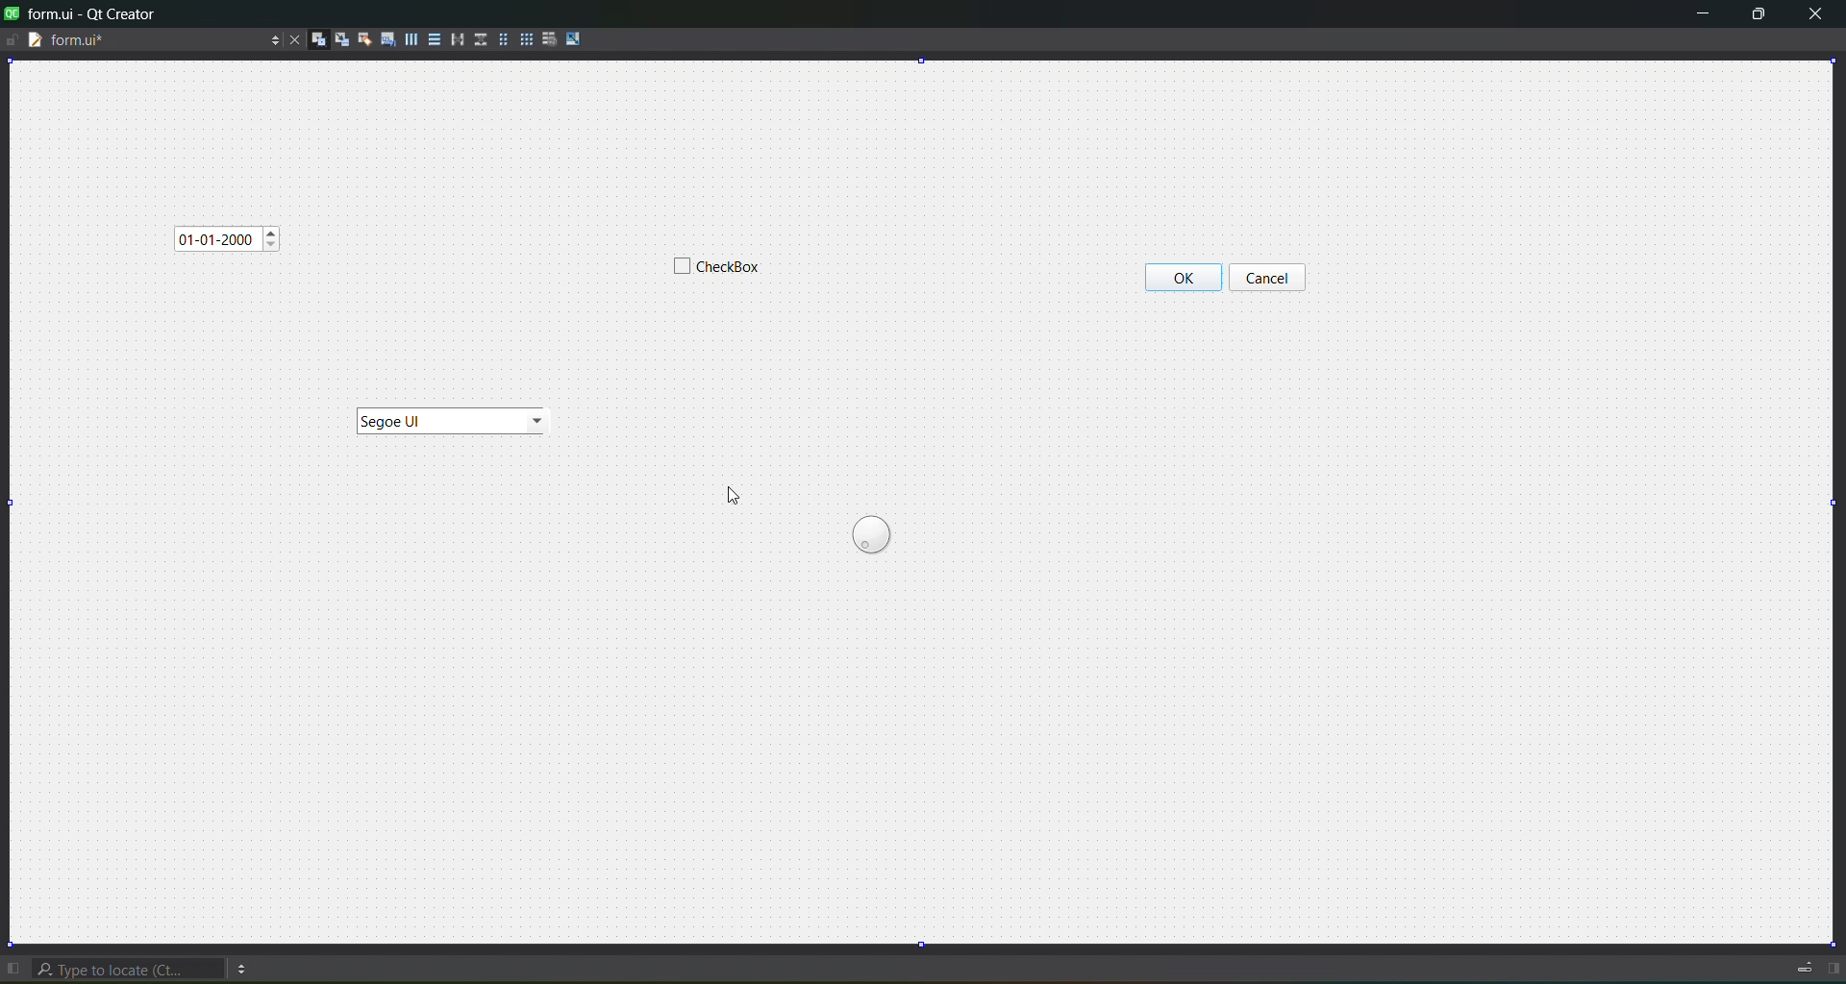 The image size is (1846, 984). Describe the element at coordinates (337, 39) in the screenshot. I see `signals` at that location.